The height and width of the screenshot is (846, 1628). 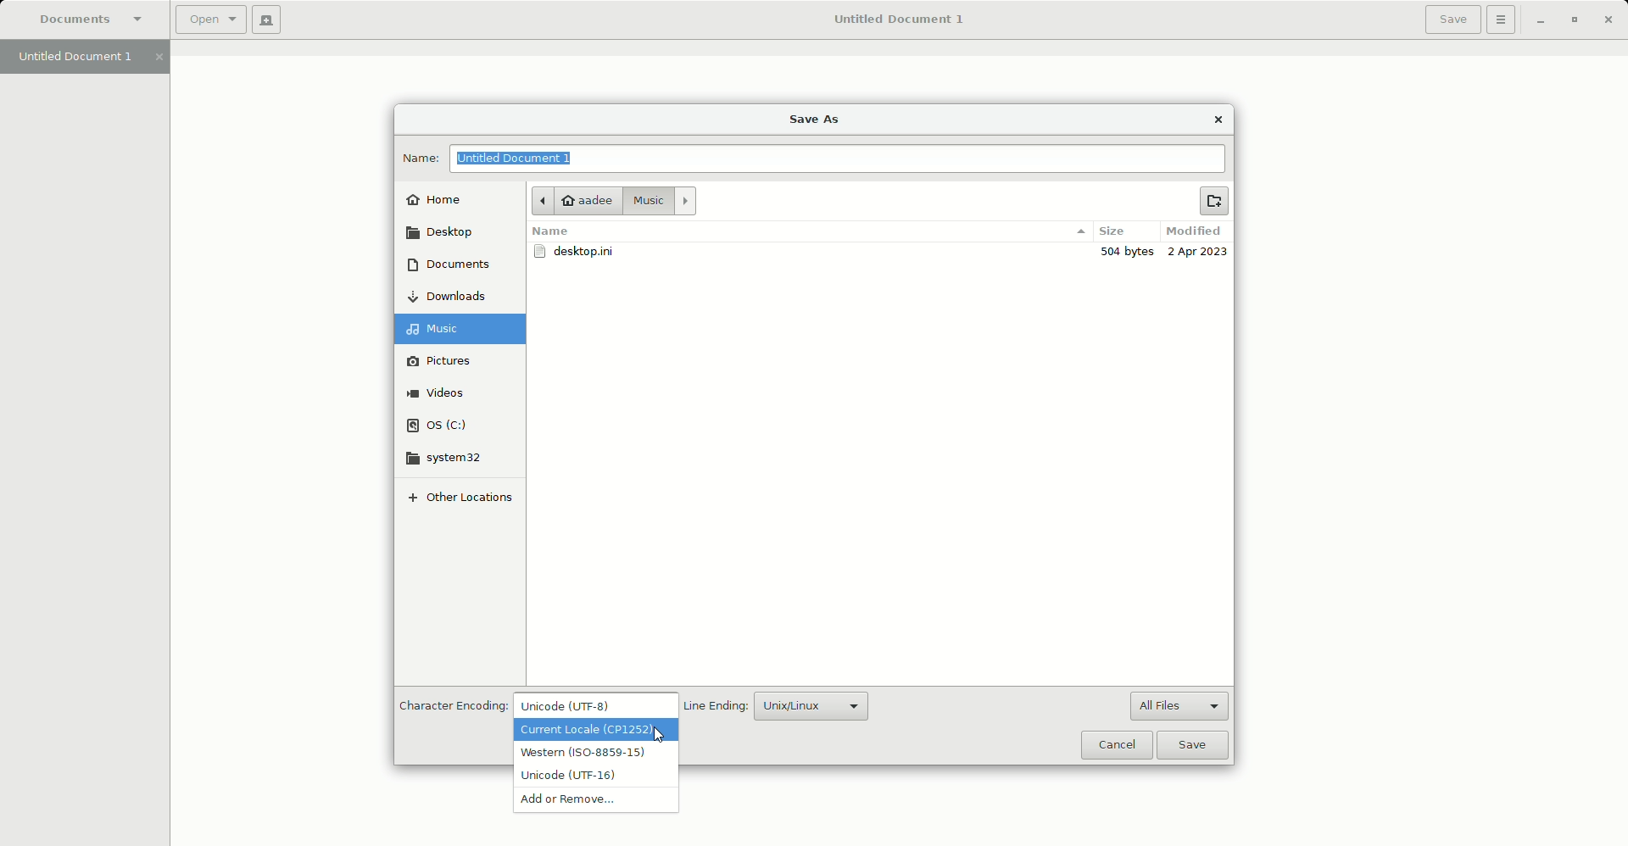 I want to click on system32, so click(x=460, y=458).